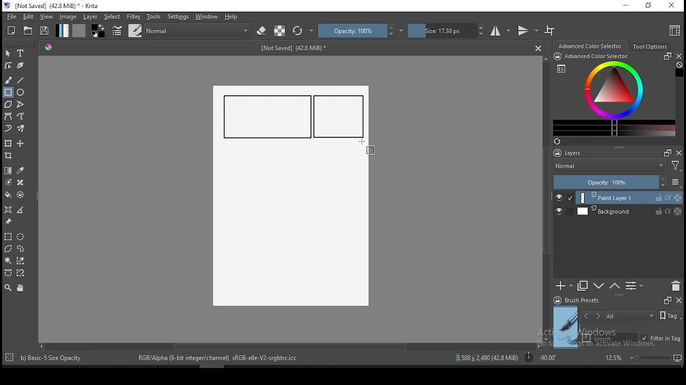 This screenshot has height=385, width=686. Describe the element at coordinates (528, 29) in the screenshot. I see `` at that location.